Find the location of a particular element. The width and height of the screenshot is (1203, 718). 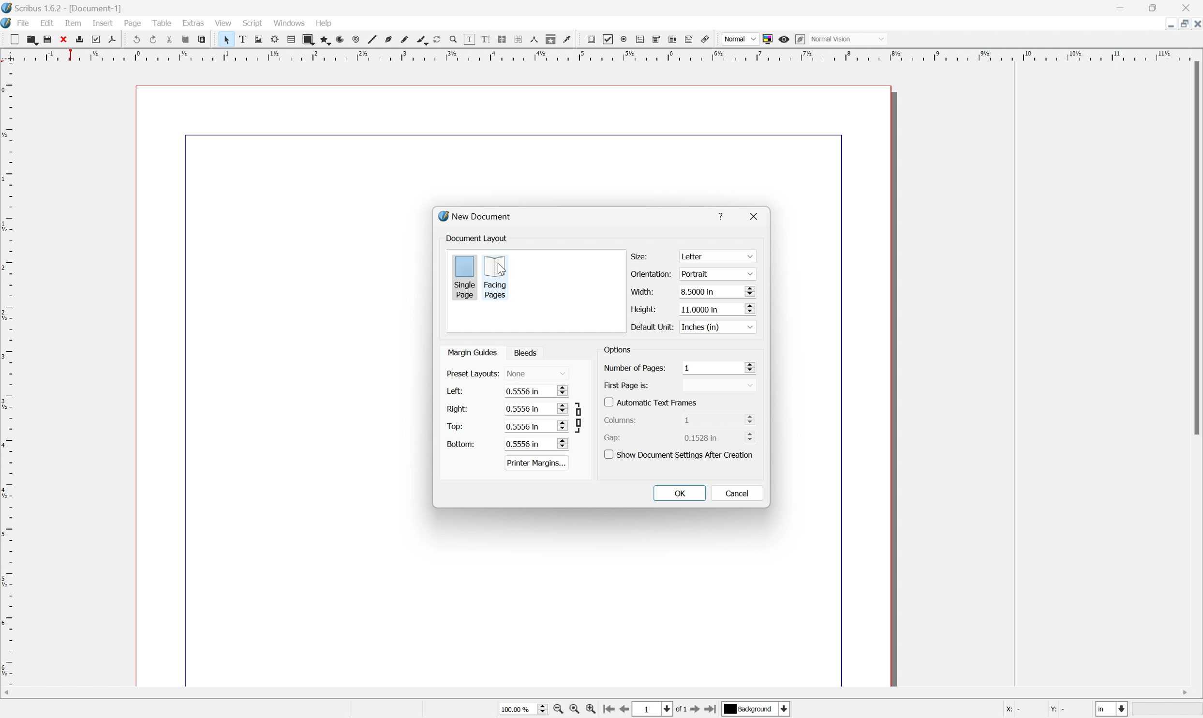

left: is located at coordinates (459, 392).